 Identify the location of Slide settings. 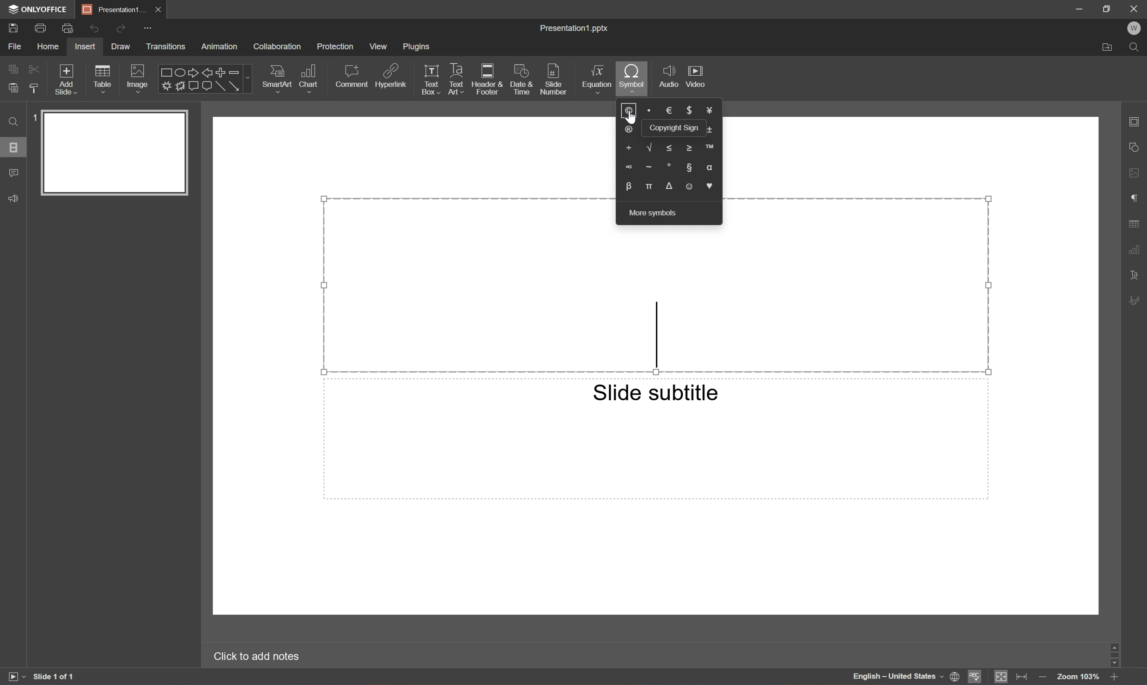
(1134, 121).